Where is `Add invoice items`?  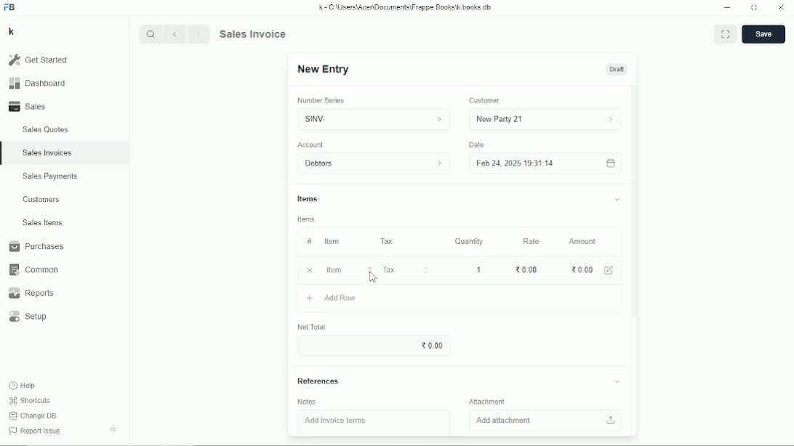 Add invoice items is located at coordinates (335, 421).